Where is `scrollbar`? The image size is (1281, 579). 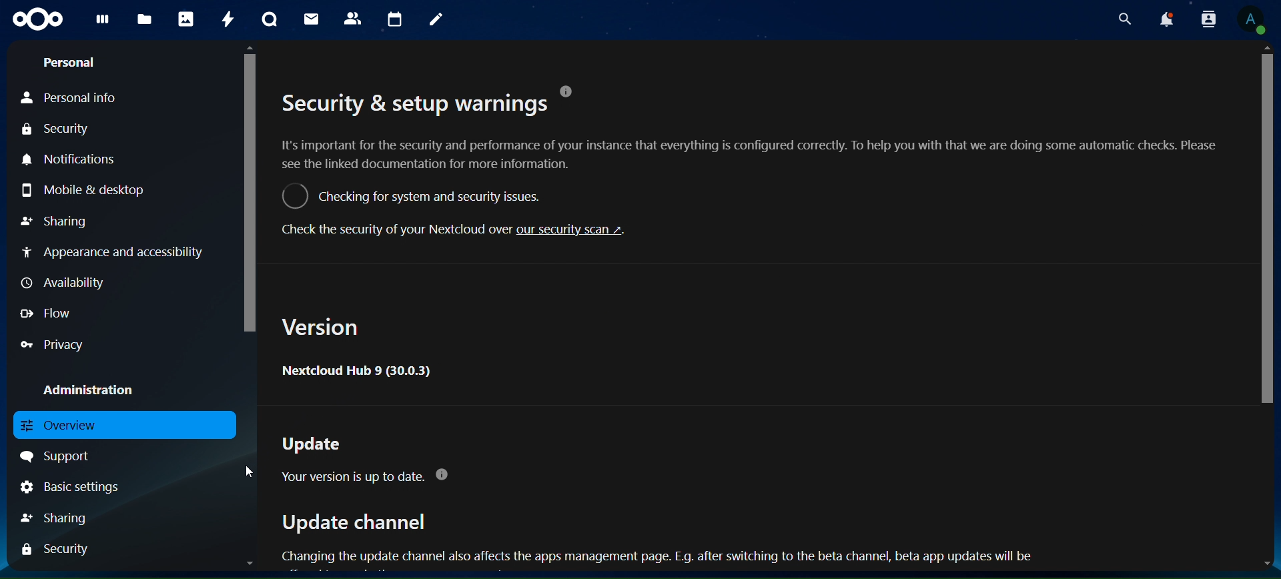
scrollbar is located at coordinates (1268, 233).